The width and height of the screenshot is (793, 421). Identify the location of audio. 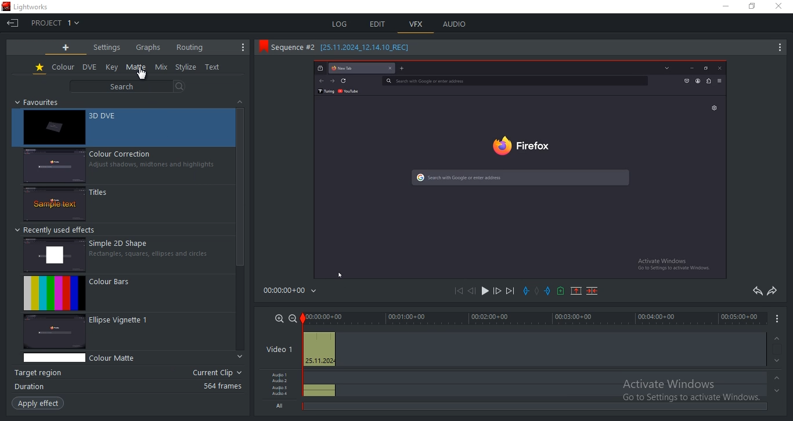
(318, 384).